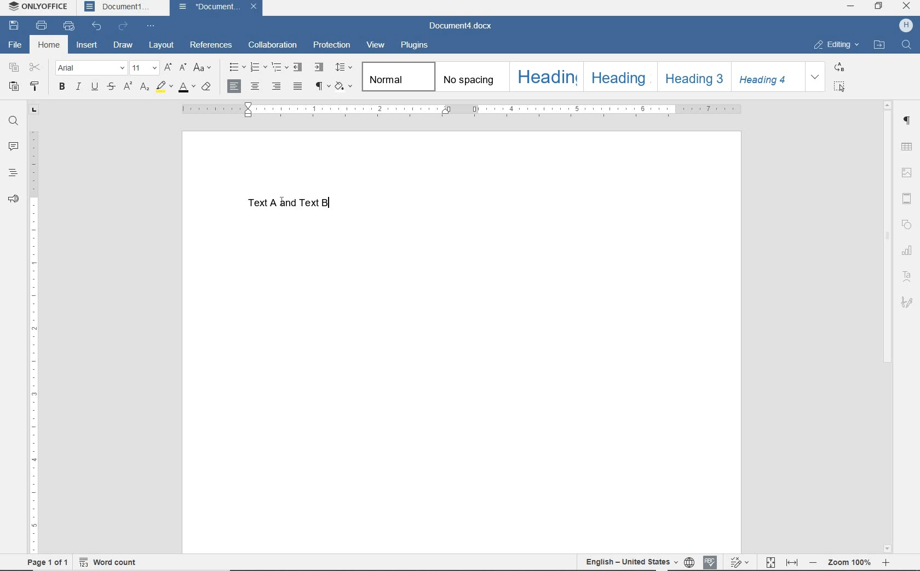  What do you see at coordinates (183, 68) in the screenshot?
I see `DECREMENT FONT SIZE` at bounding box center [183, 68].